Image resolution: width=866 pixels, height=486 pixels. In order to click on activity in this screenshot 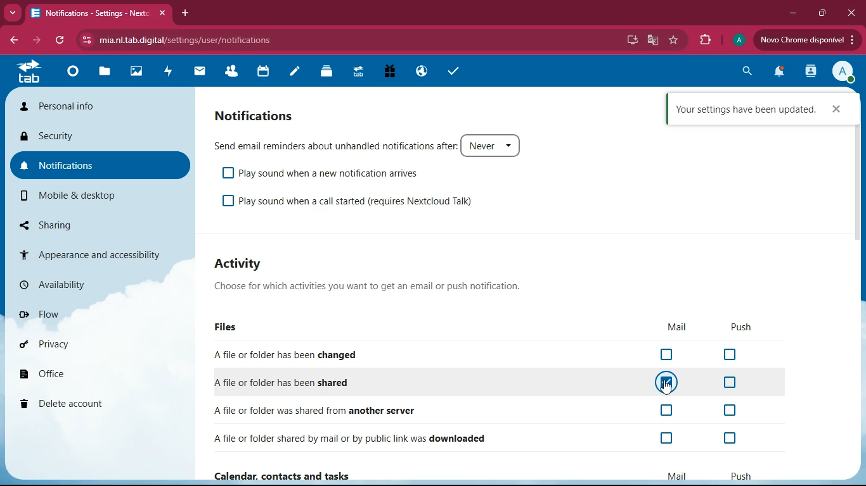, I will do `click(808, 71)`.